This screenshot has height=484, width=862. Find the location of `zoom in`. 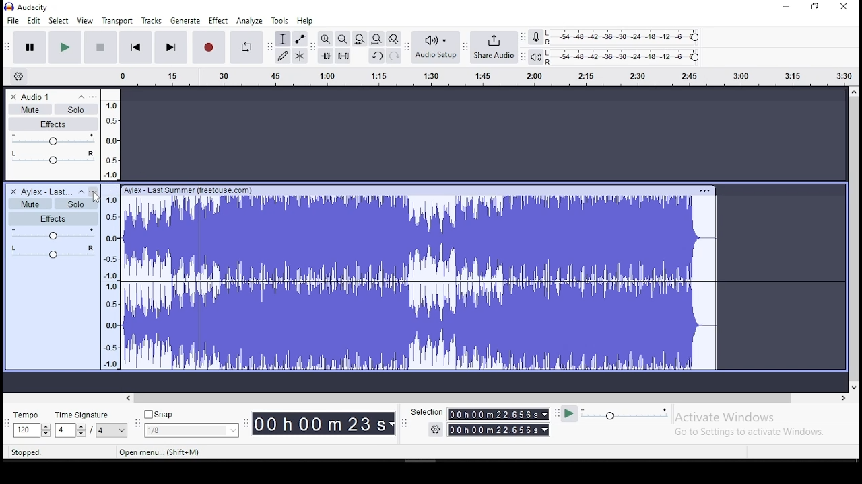

zoom in is located at coordinates (325, 39).